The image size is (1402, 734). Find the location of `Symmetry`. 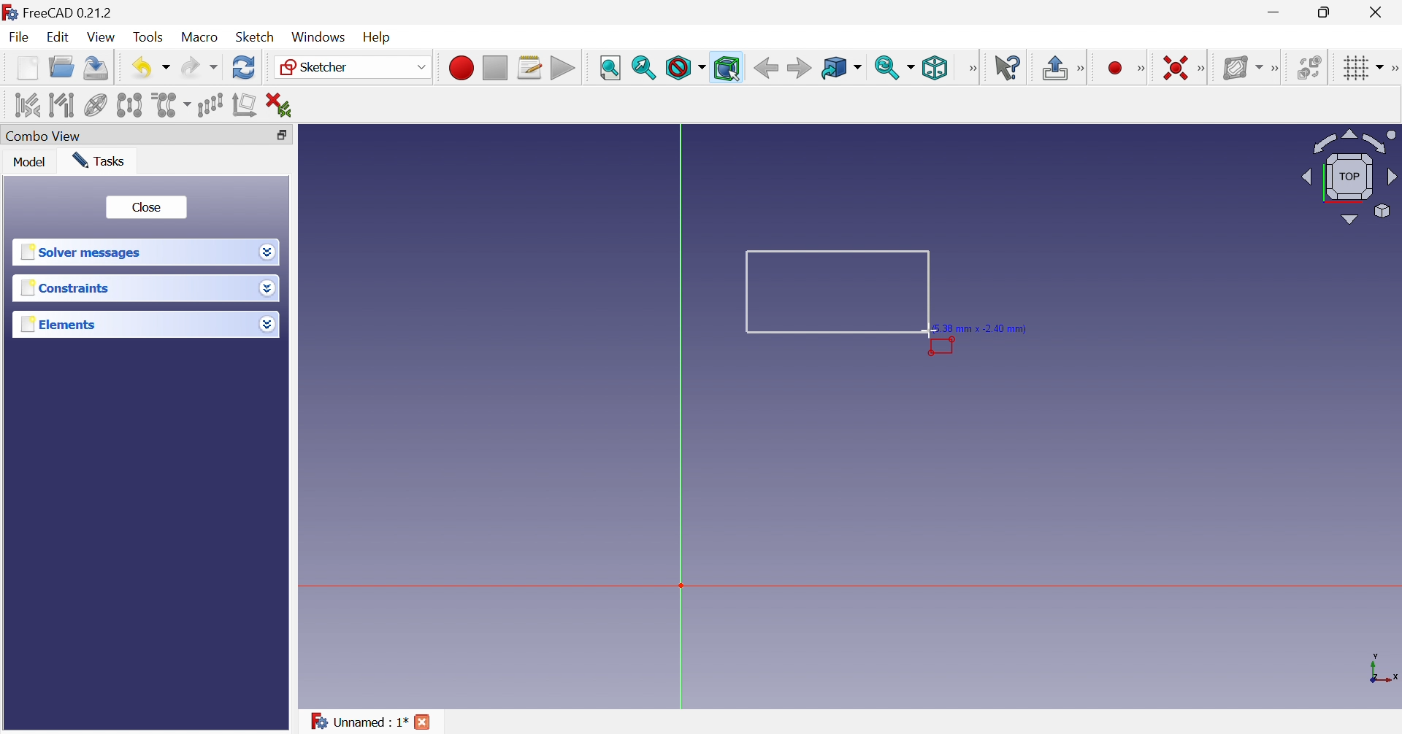

Symmetry is located at coordinates (130, 106).